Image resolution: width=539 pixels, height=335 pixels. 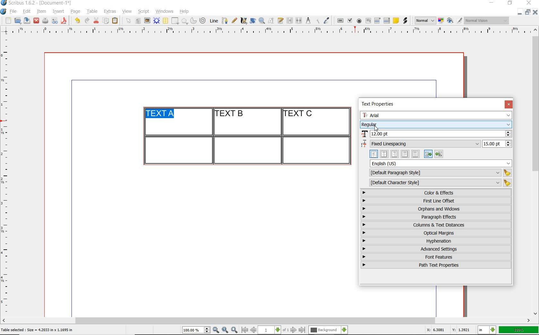 I want to click on render frame, so click(x=157, y=21).